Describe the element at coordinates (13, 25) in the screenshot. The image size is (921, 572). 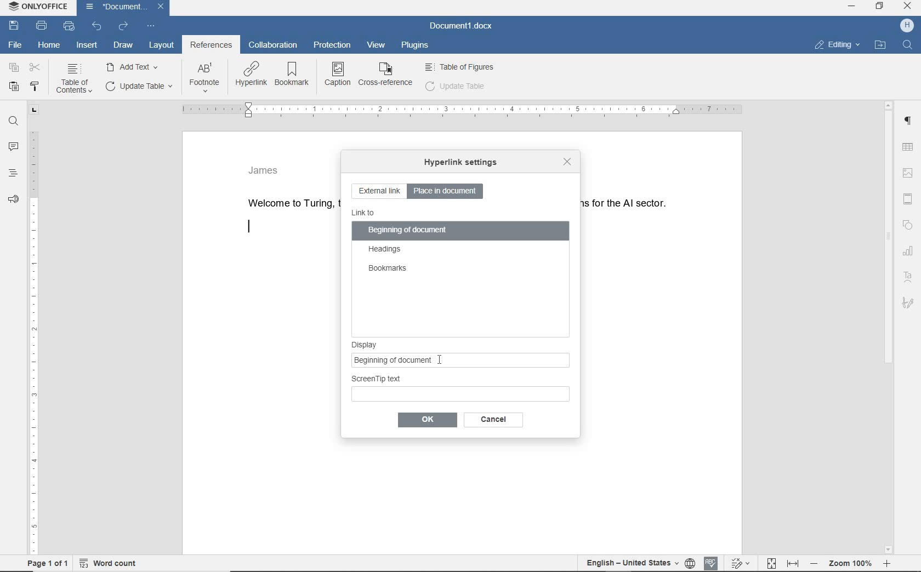
I see `save` at that location.